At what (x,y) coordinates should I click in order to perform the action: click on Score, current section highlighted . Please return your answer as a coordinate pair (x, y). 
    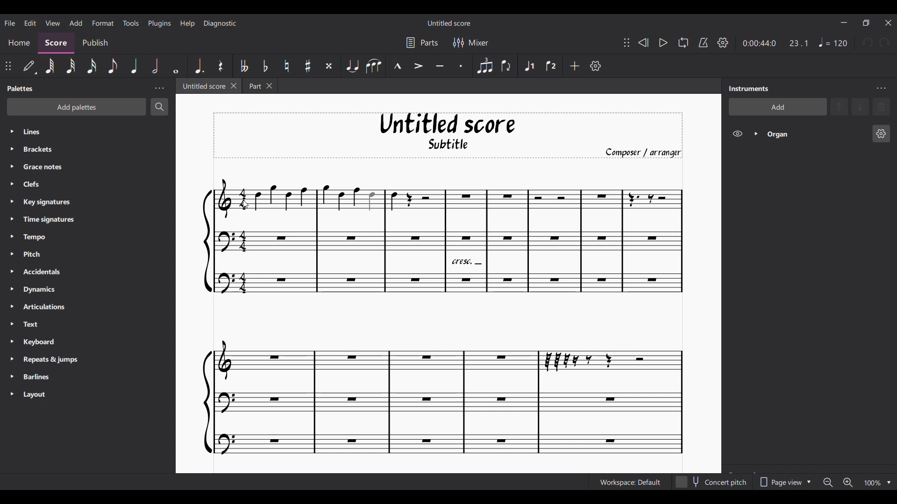
    Looking at the image, I should click on (56, 43).